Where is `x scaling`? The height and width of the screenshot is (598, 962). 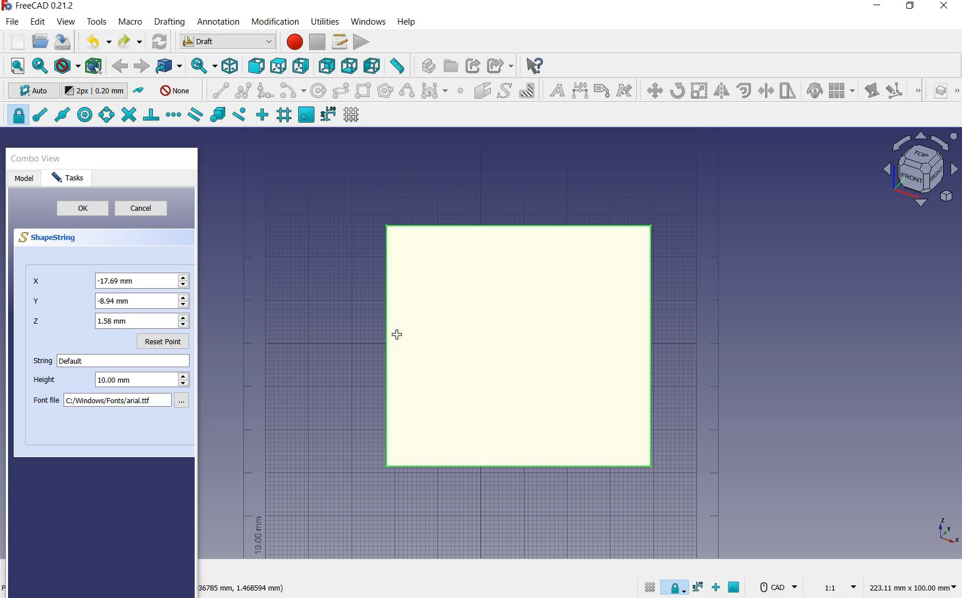
x scaling is located at coordinates (111, 280).